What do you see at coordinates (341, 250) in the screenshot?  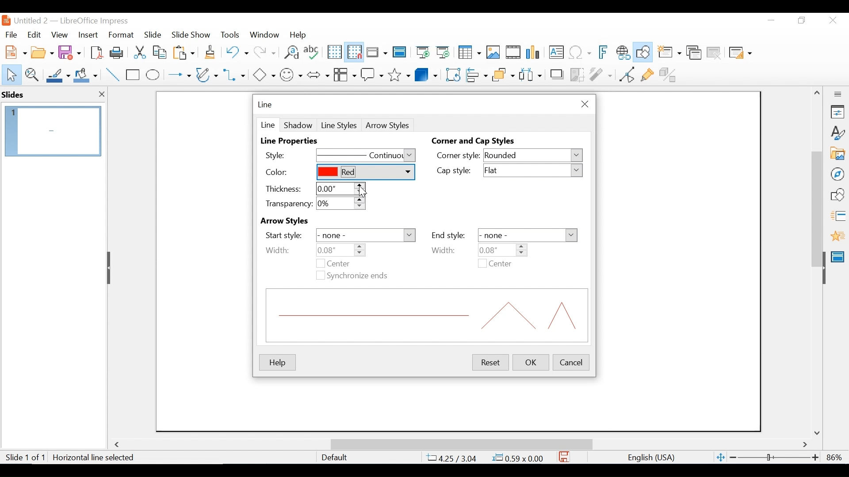 I see `0.08"` at bounding box center [341, 250].